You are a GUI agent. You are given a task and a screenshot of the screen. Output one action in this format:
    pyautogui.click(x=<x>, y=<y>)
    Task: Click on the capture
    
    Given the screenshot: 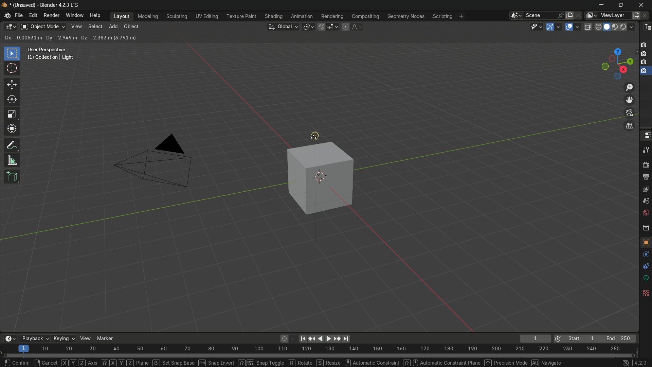 What is the action you would take?
    pyautogui.click(x=644, y=43)
    